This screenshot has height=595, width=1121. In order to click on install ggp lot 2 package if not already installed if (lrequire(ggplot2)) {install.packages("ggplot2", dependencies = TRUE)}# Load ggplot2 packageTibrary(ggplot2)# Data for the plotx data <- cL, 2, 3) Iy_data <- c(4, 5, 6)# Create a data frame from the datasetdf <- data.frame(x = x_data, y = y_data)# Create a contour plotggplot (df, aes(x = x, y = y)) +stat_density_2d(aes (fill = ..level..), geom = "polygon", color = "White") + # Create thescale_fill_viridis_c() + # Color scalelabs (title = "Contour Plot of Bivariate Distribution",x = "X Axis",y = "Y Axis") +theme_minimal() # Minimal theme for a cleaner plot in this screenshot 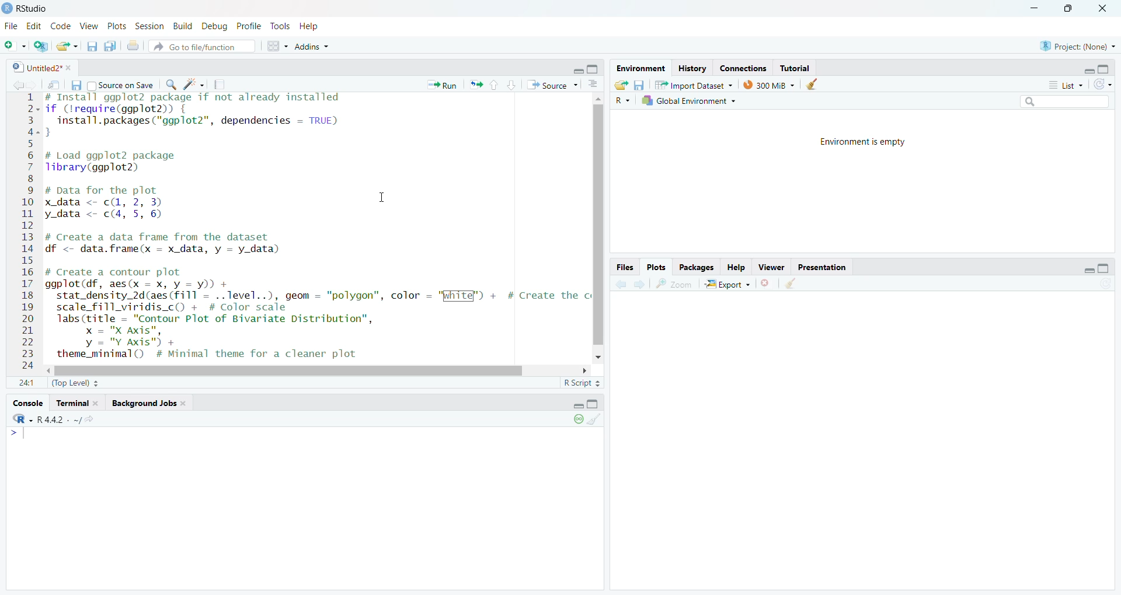, I will do `click(314, 226)`.